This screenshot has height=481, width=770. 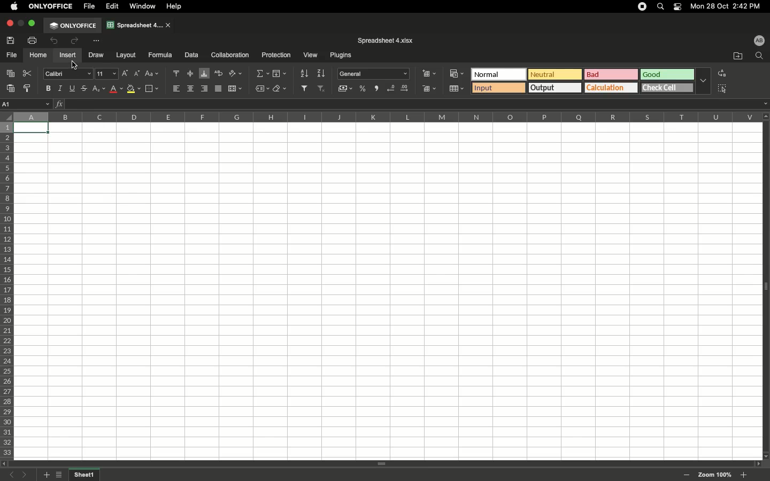 What do you see at coordinates (261, 89) in the screenshot?
I see `Named ranges` at bounding box center [261, 89].